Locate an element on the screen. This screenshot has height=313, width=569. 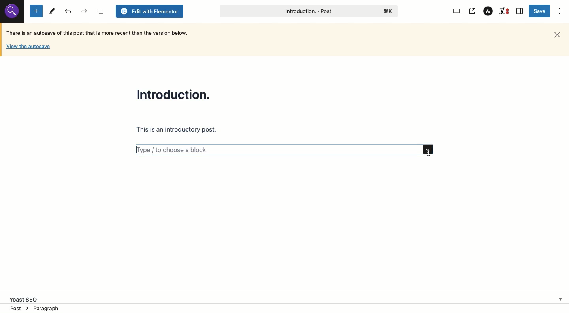
View autosave is located at coordinates (28, 48).